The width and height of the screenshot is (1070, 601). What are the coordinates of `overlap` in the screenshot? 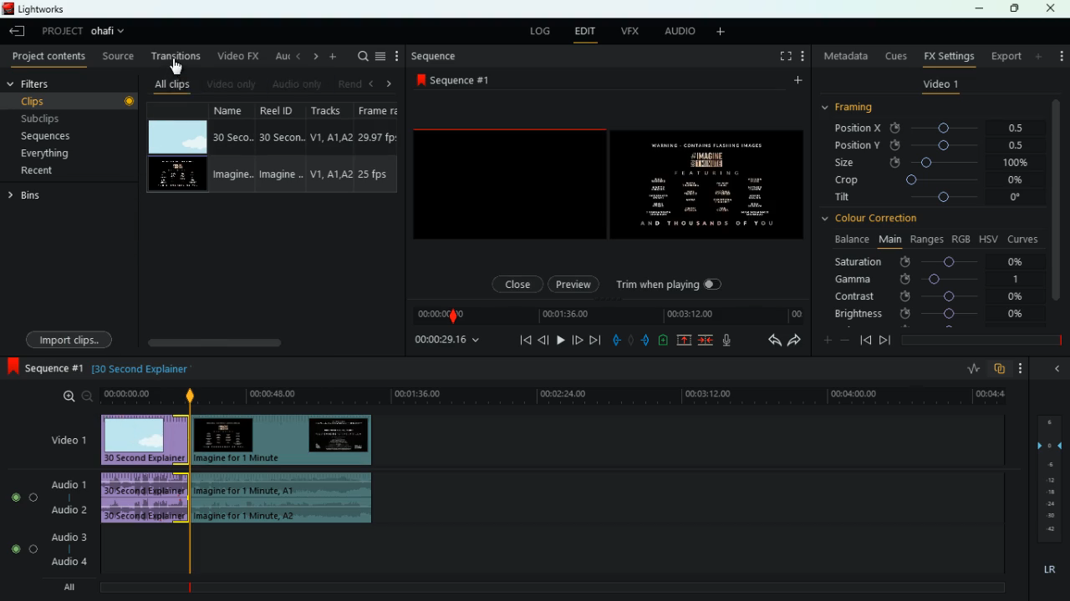 It's located at (1001, 369).